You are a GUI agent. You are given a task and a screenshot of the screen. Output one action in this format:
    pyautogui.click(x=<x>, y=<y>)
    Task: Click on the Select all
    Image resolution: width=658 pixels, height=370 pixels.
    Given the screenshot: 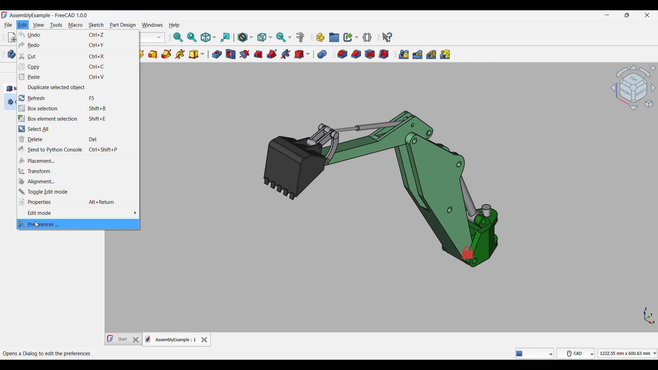 What is the action you would take?
    pyautogui.click(x=78, y=129)
    